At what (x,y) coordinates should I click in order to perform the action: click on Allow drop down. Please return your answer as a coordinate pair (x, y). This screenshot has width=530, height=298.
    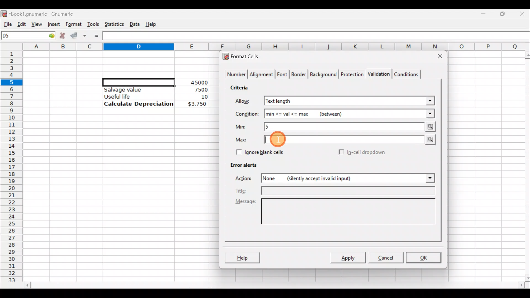
    Looking at the image, I should click on (430, 100).